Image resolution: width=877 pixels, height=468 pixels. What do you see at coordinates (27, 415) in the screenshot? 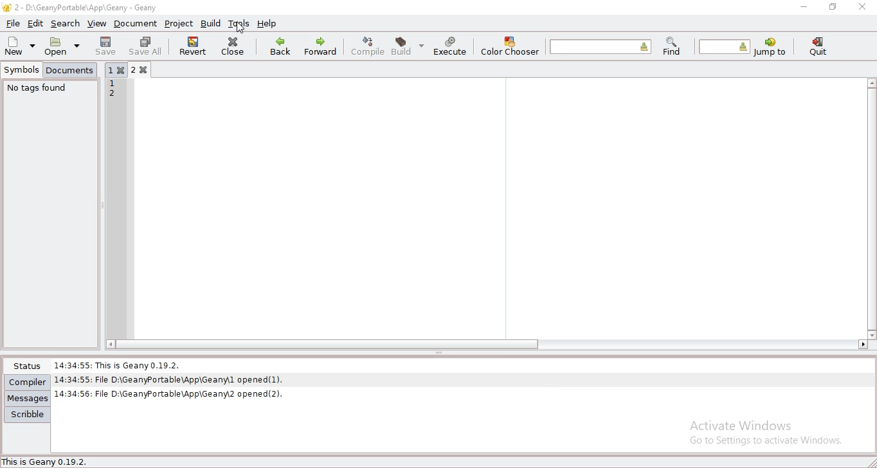
I see `scribble` at bounding box center [27, 415].